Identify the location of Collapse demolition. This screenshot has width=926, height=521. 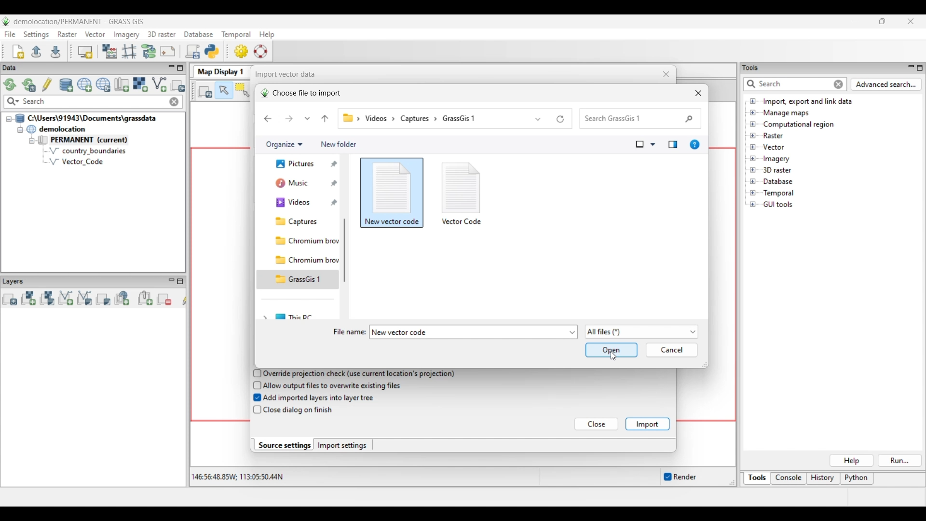
(20, 130).